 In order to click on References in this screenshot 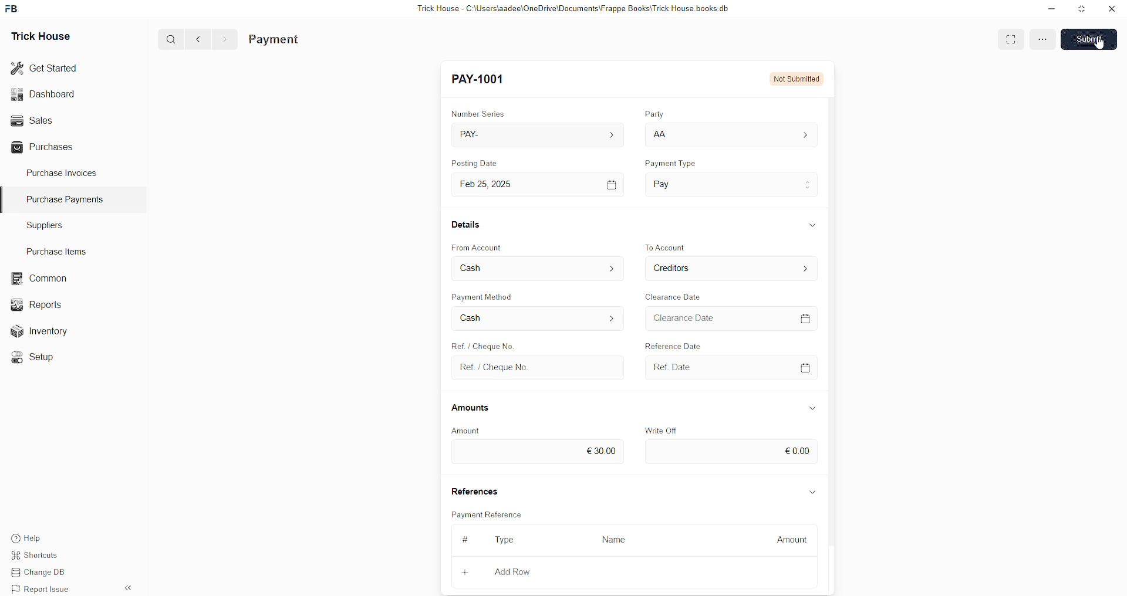, I will do `click(481, 492)`.